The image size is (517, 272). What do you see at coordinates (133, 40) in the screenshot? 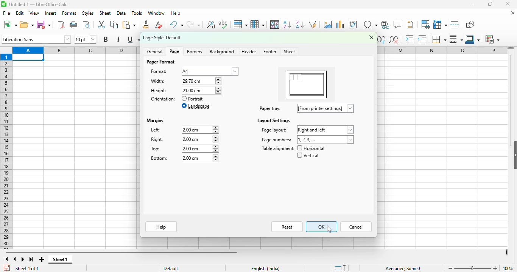
I see `underline` at bounding box center [133, 40].